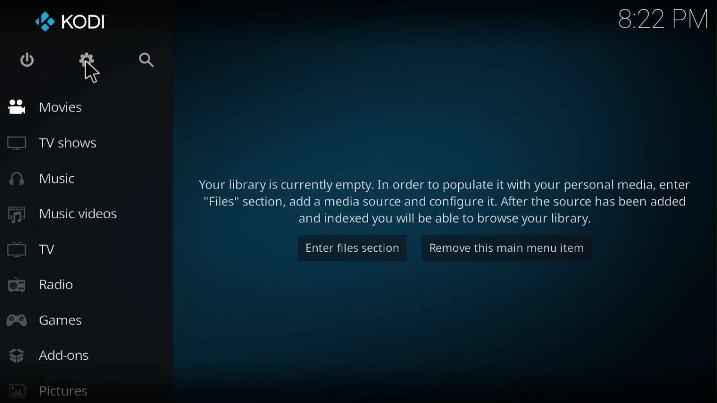  What do you see at coordinates (49, 389) in the screenshot?
I see `Pictures` at bounding box center [49, 389].